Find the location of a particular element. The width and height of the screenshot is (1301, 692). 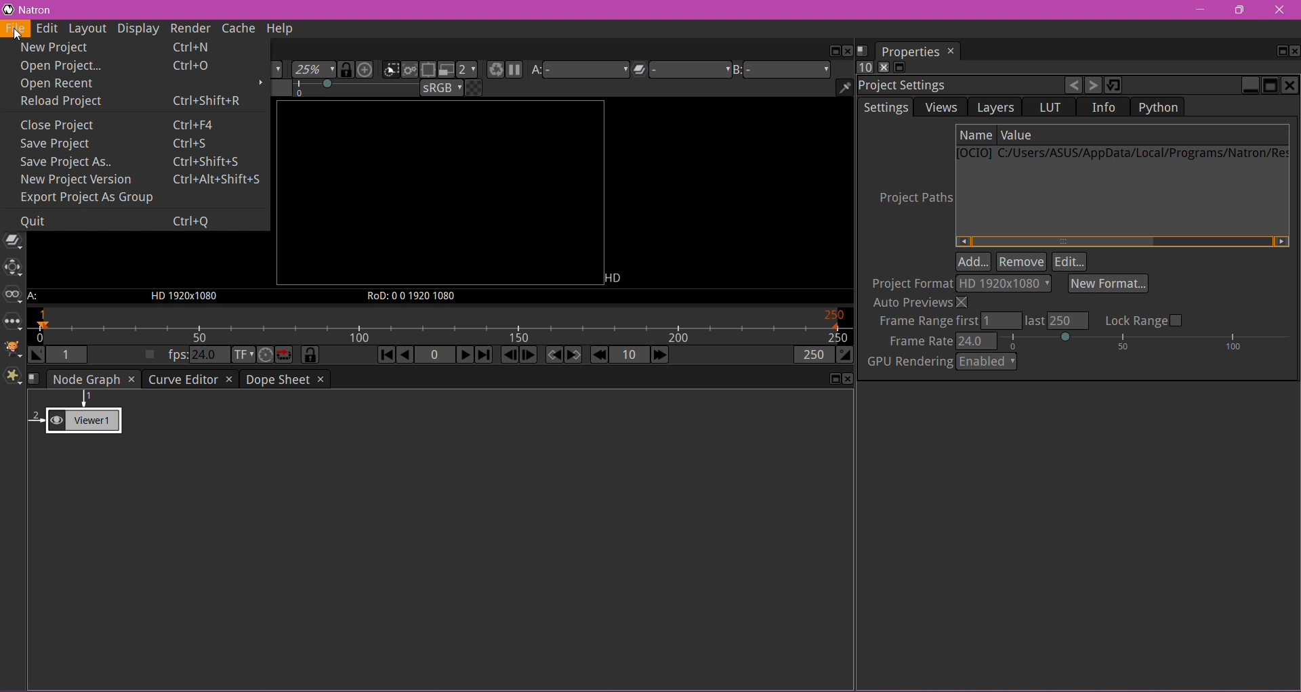

The zoom applied to the image on the viewer is located at coordinates (314, 70).